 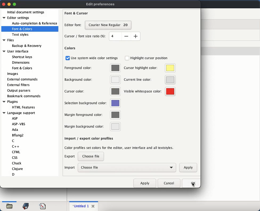 I want to click on Dimensions, so click(x=21, y=63).